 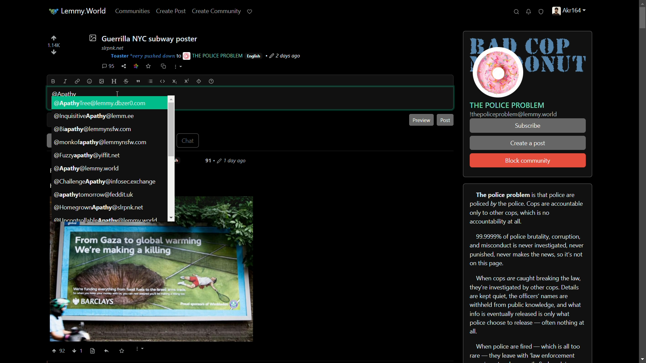 What do you see at coordinates (445, 120) in the screenshot?
I see `post ` at bounding box center [445, 120].